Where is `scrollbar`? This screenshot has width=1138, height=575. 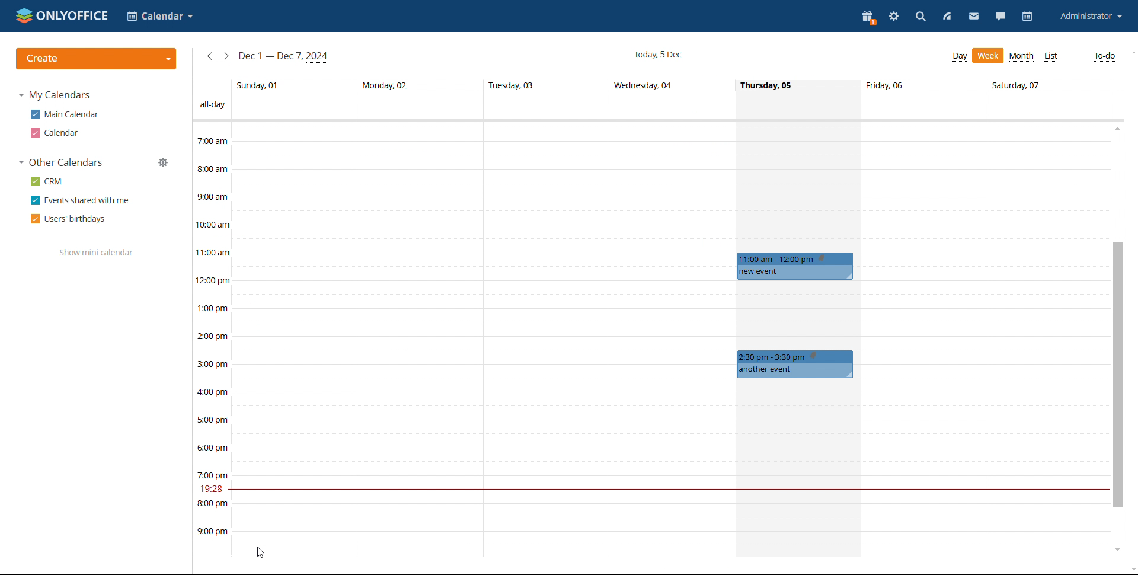 scrollbar is located at coordinates (1117, 375).